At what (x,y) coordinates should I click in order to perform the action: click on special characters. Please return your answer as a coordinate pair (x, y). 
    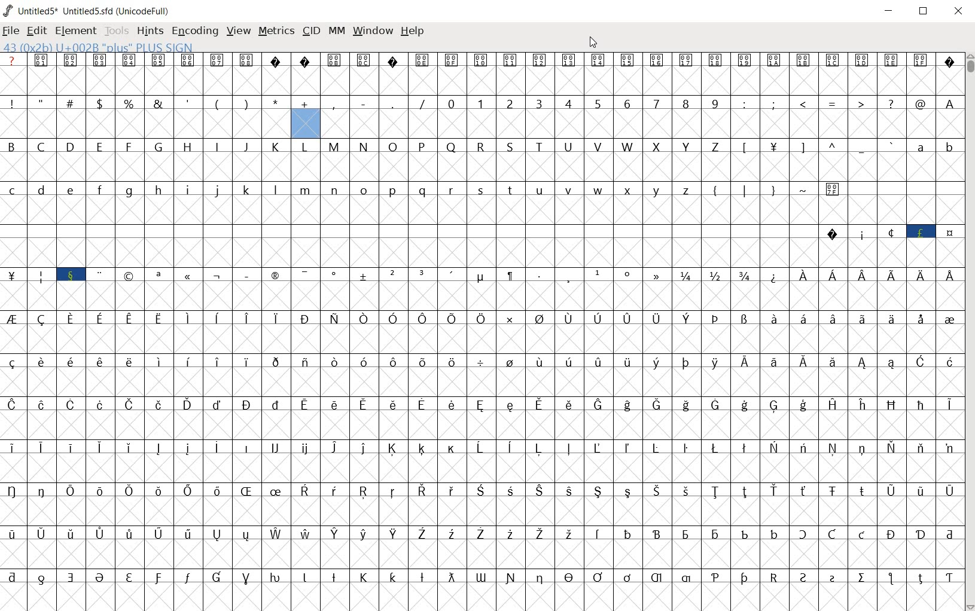
    Looking at the image, I should click on (144, 118).